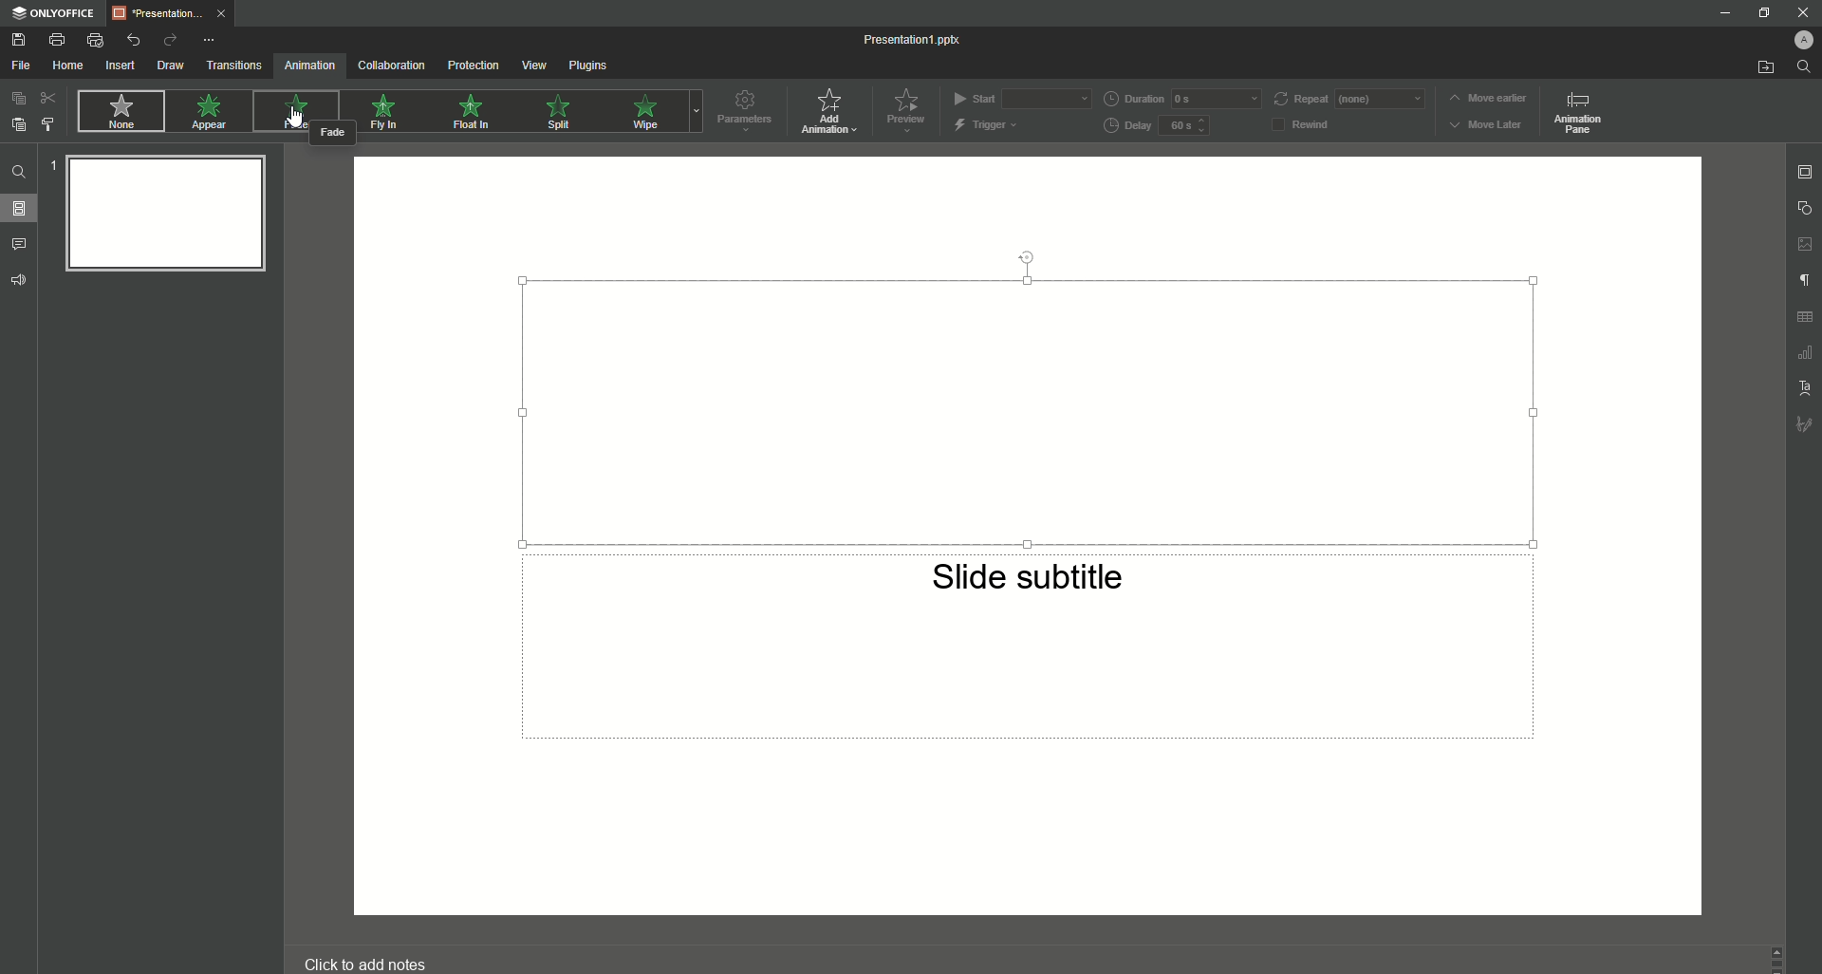  What do you see at coordinates (1805, 170) in the screenshot?
I see `Slide Settings` at bounding box center [1805, 170].